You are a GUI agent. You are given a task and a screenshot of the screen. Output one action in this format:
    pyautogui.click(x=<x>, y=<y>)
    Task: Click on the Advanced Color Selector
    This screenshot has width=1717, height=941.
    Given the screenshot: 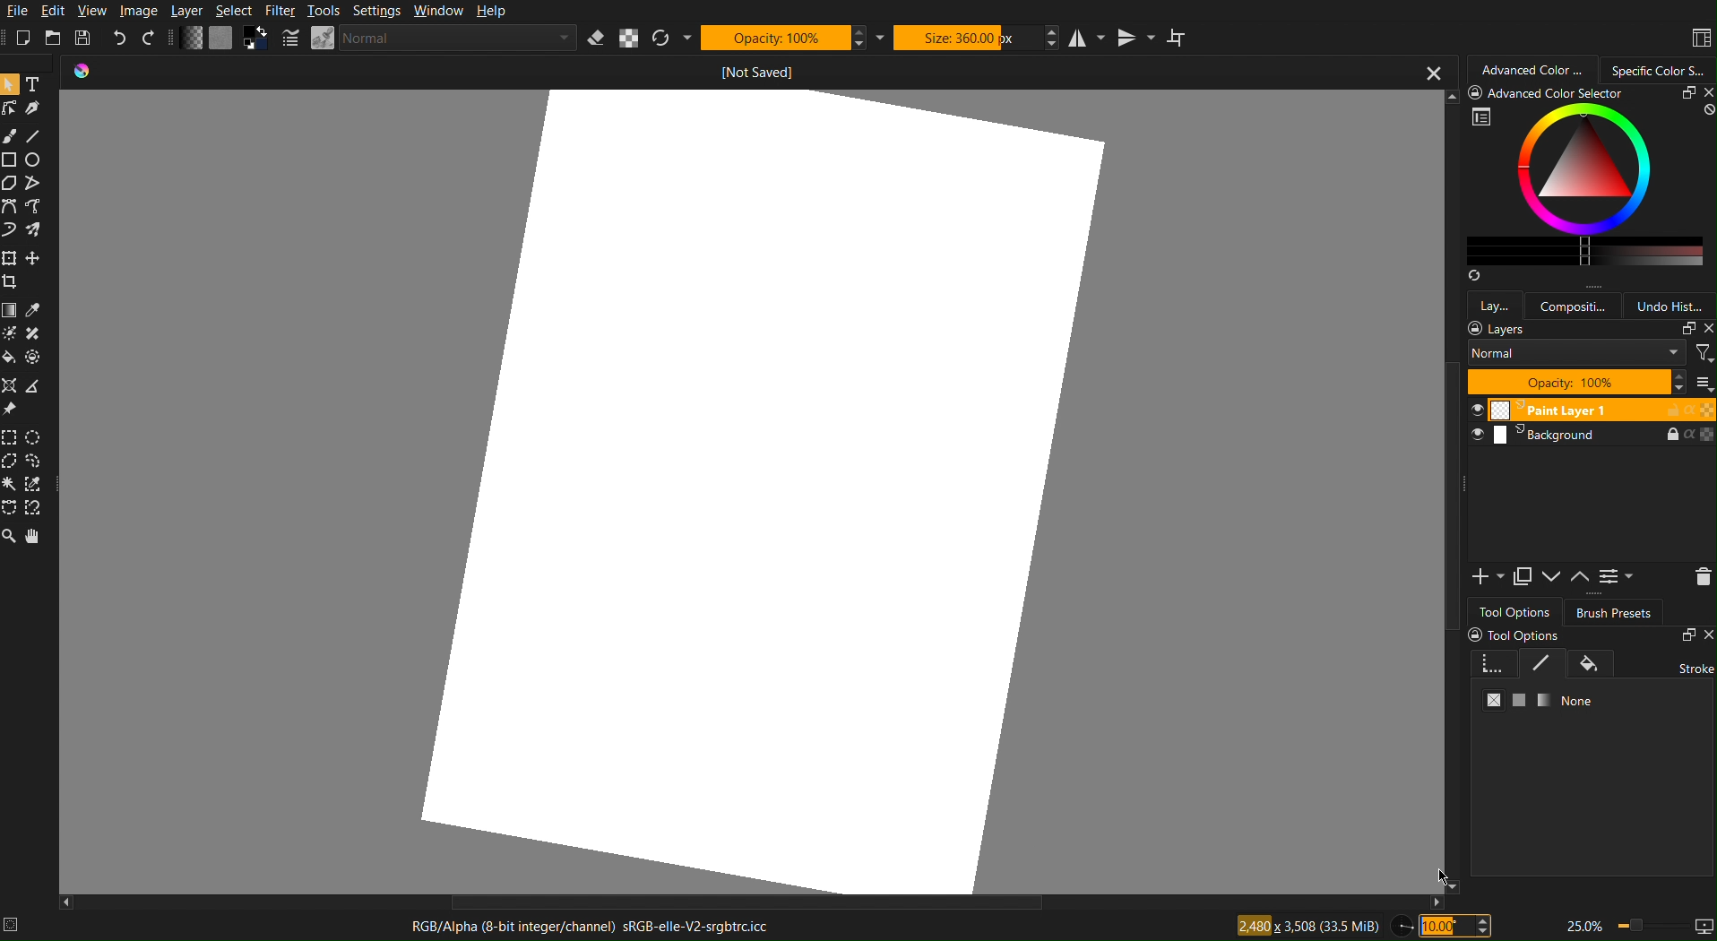 What is the action you would take?
    pyautogui.click(x=1591, y=186)
    